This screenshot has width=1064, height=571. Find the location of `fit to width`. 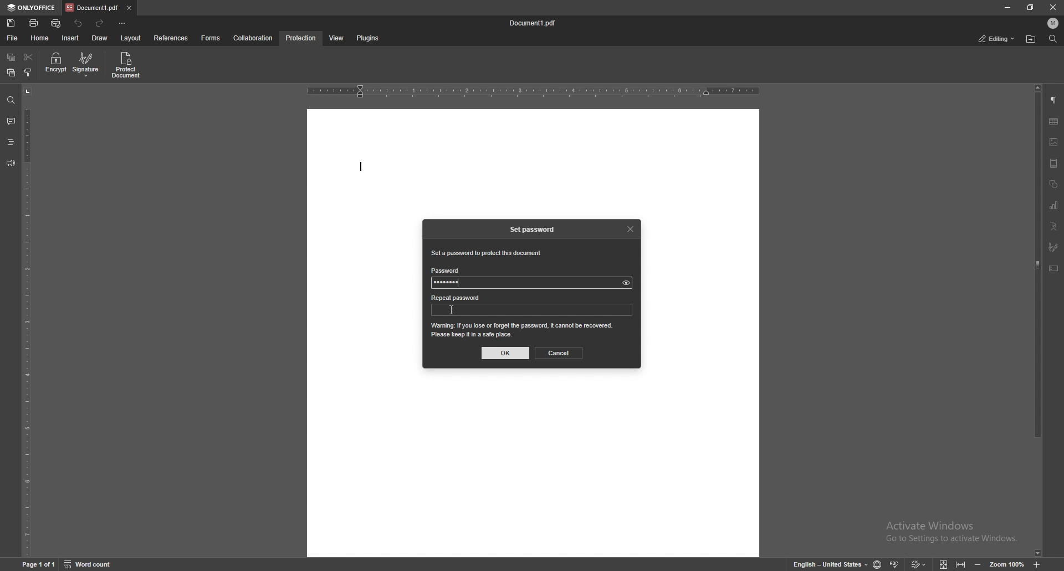

fit to width is located at coordinates (961, 563).